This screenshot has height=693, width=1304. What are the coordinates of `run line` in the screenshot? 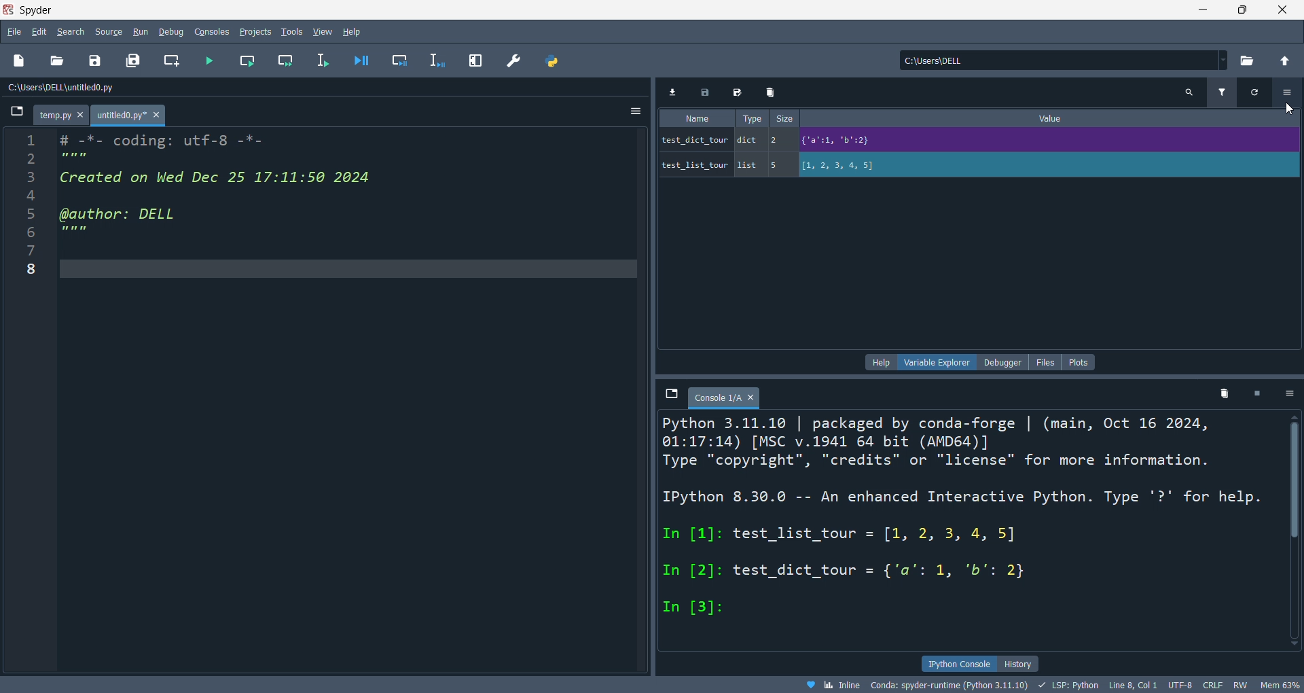 It's located at (321, 59).